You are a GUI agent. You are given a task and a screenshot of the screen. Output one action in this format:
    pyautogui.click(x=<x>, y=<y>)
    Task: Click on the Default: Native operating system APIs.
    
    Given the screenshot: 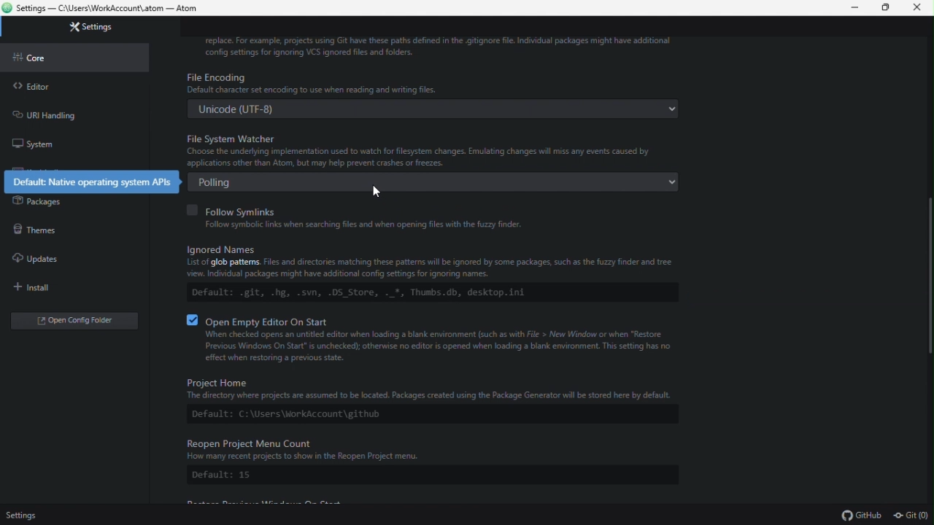 What is the action you would take?
    pyautogui.click(x=88, y=181)
    